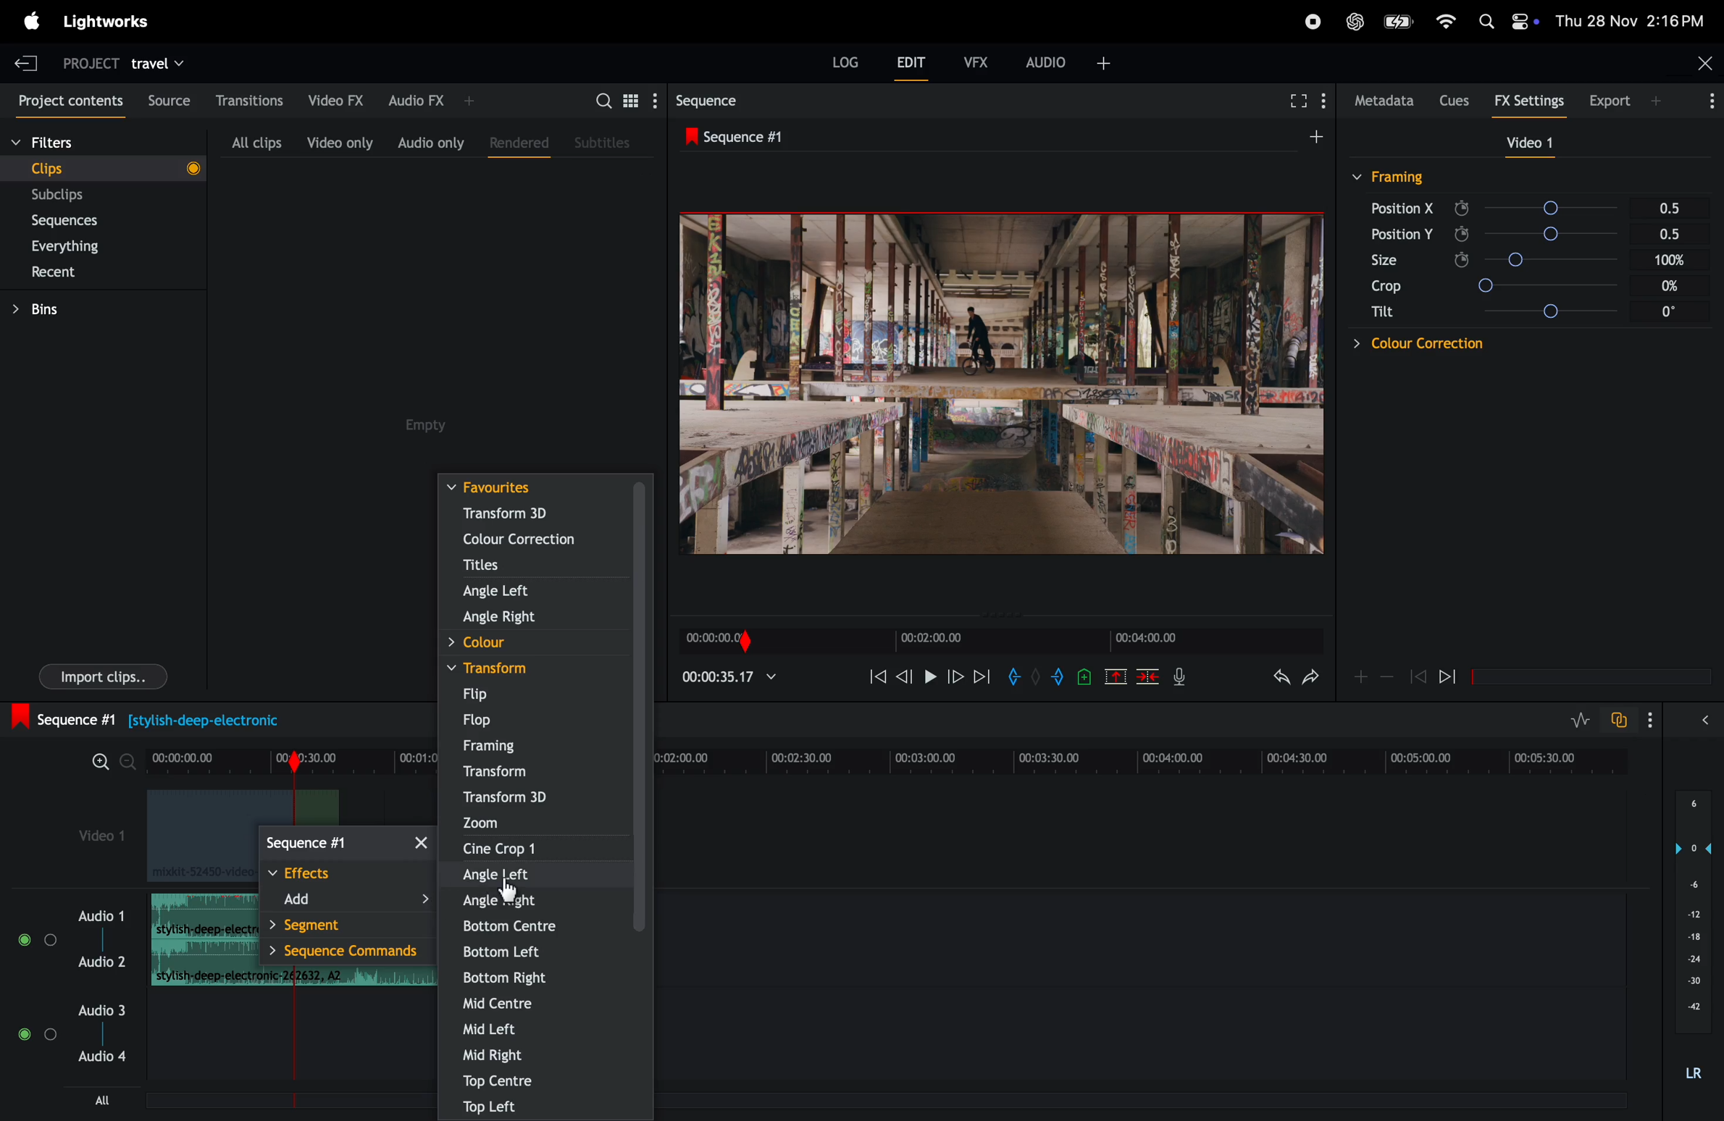  I want to click on remove marked section, so click(1117, 676).